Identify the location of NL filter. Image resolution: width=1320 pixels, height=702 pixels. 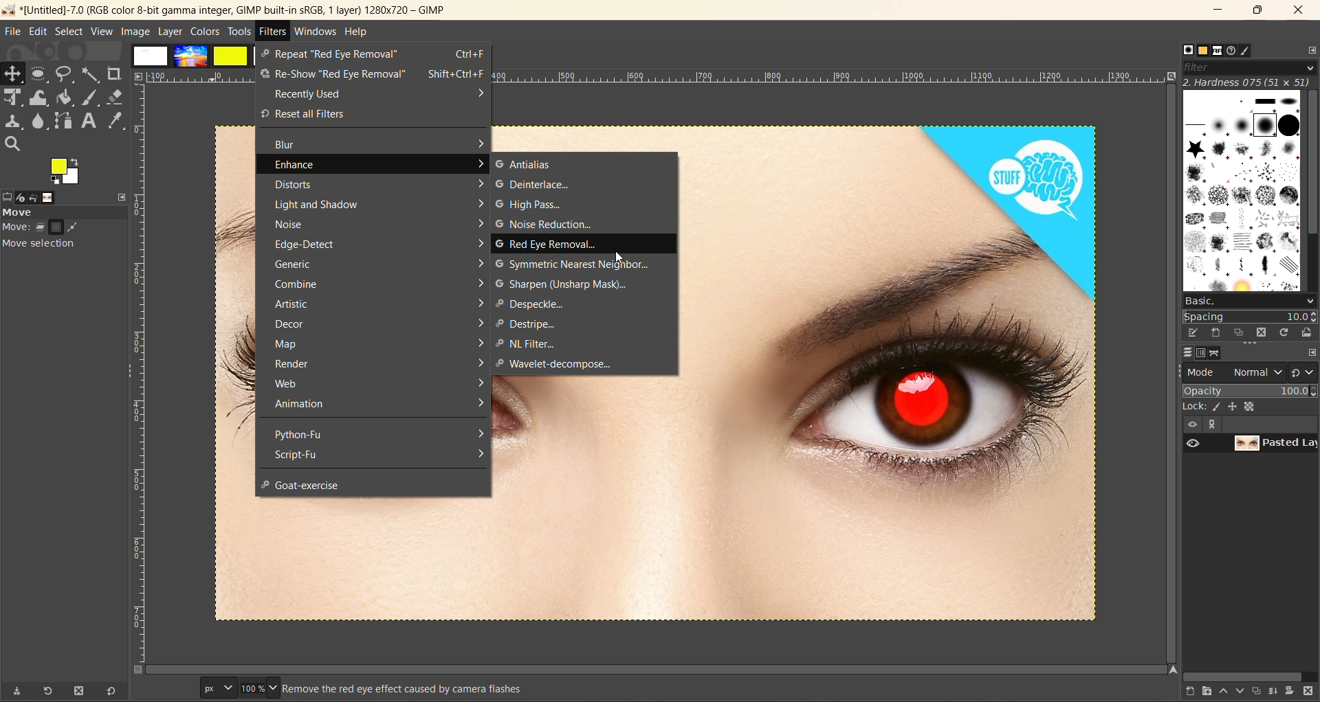
(533, 343).